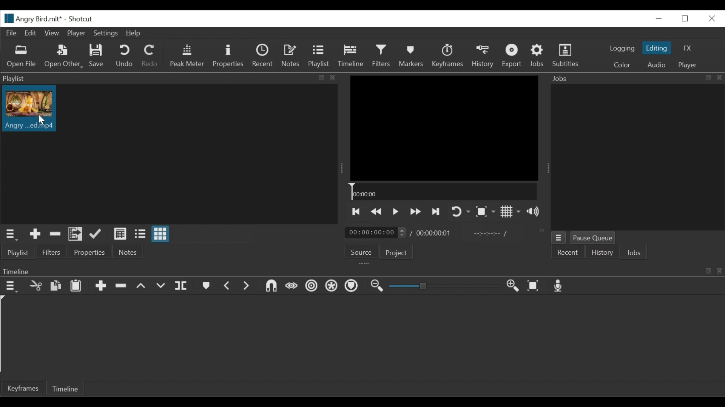  What do you see at coordinates (140, 234) in the screenshot?
I see `View as files` at bounding box center [140, 234].